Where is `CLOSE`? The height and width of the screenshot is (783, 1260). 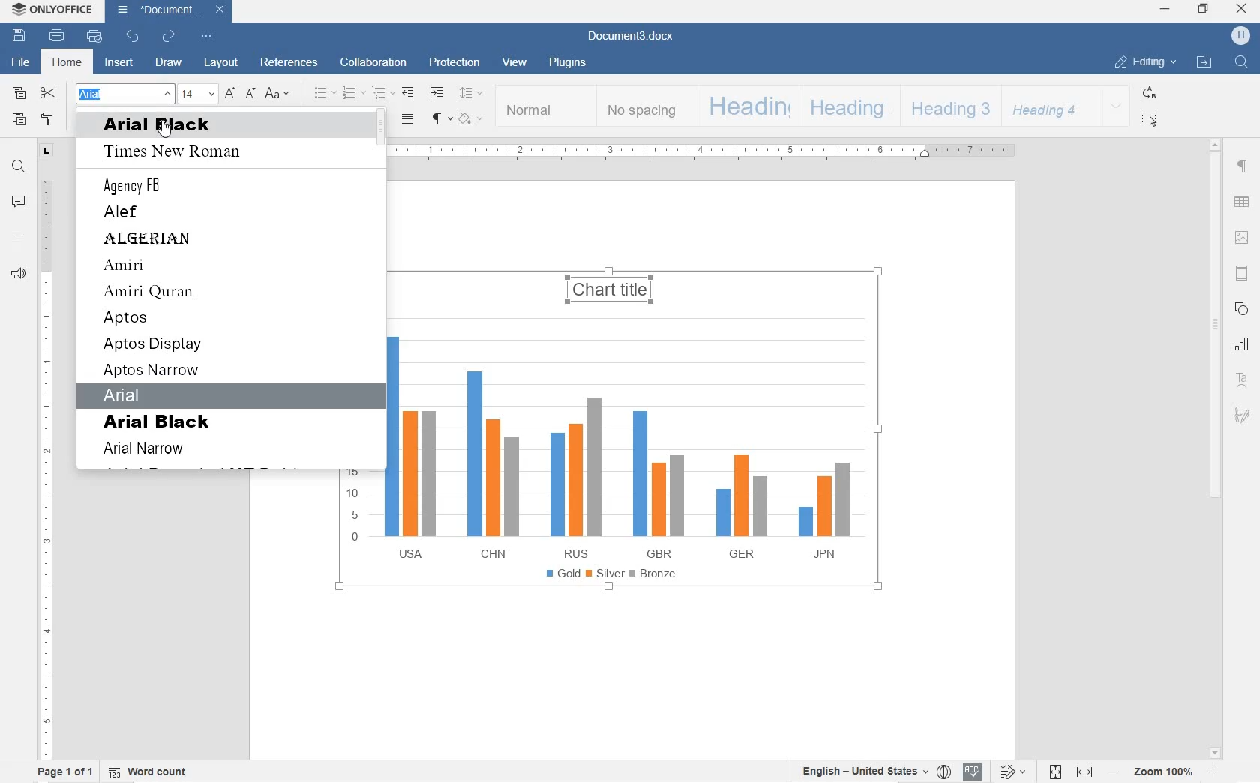
CLOSE is located at coordinates (1243, 10).